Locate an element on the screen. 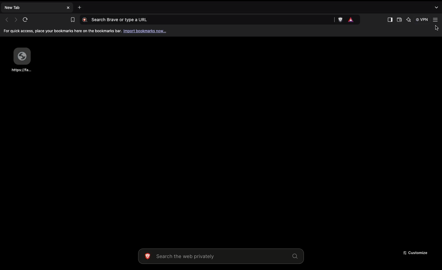 This screenshot has width=442, height=270. Add new tab is located at coordinates (81, 6).